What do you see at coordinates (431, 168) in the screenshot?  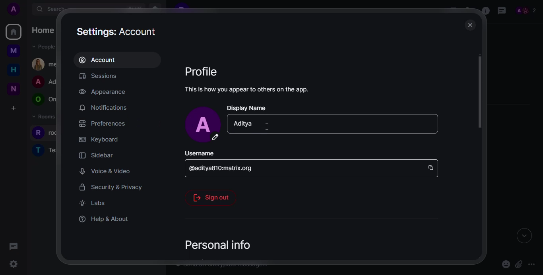 I see `copy` at bounding box center [431, 168].